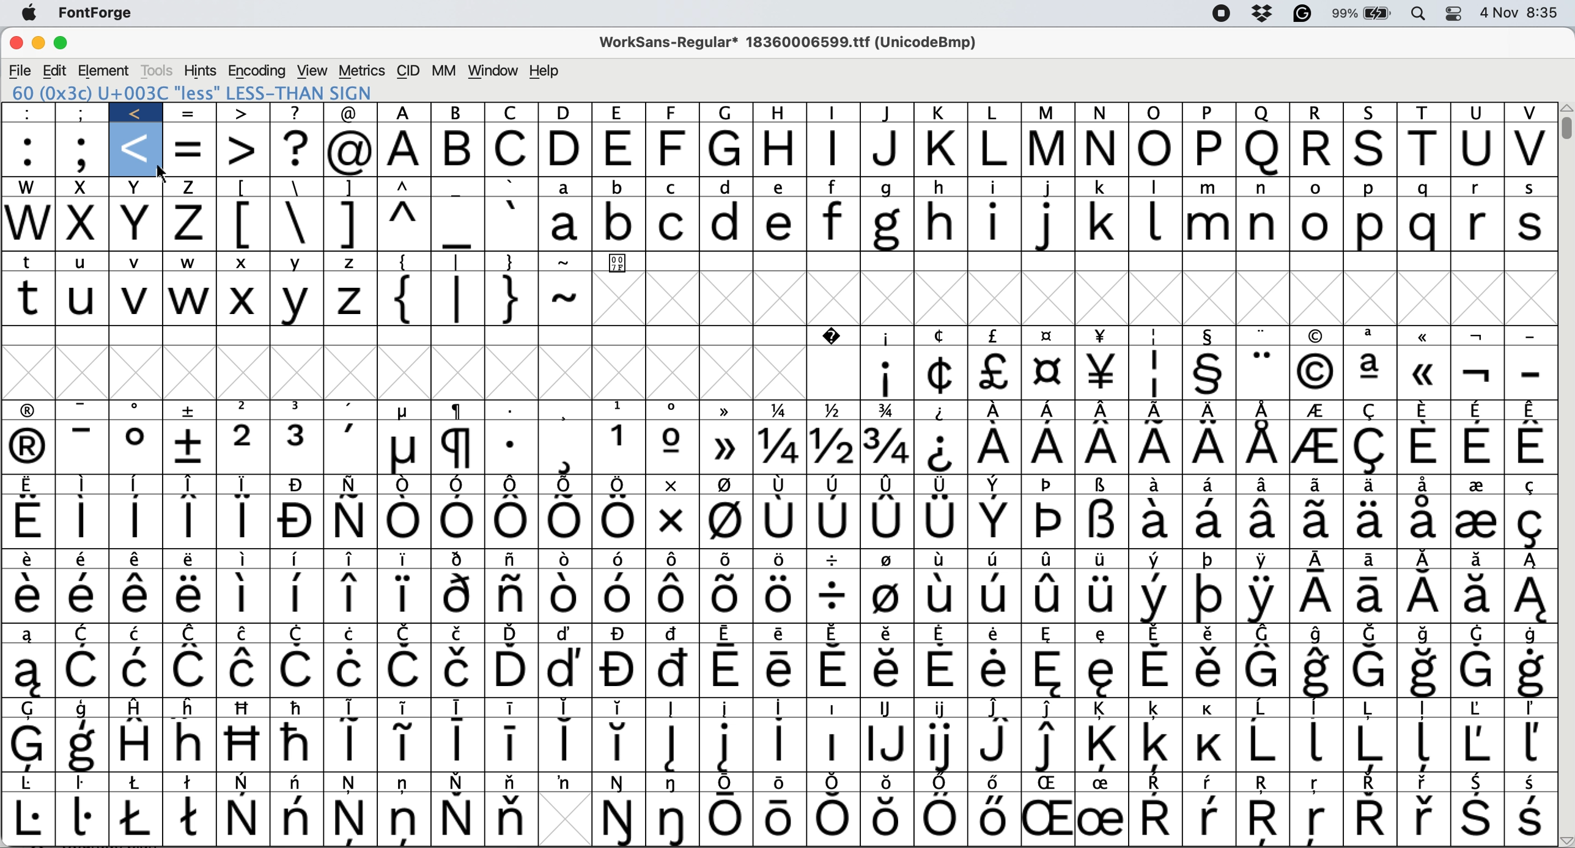 The width and height of the screenshot is (1575, 848). What do you see at coordinates (1321, 561) in the screenshot?
I see `Symbol` at bounding box center [1321, 561].